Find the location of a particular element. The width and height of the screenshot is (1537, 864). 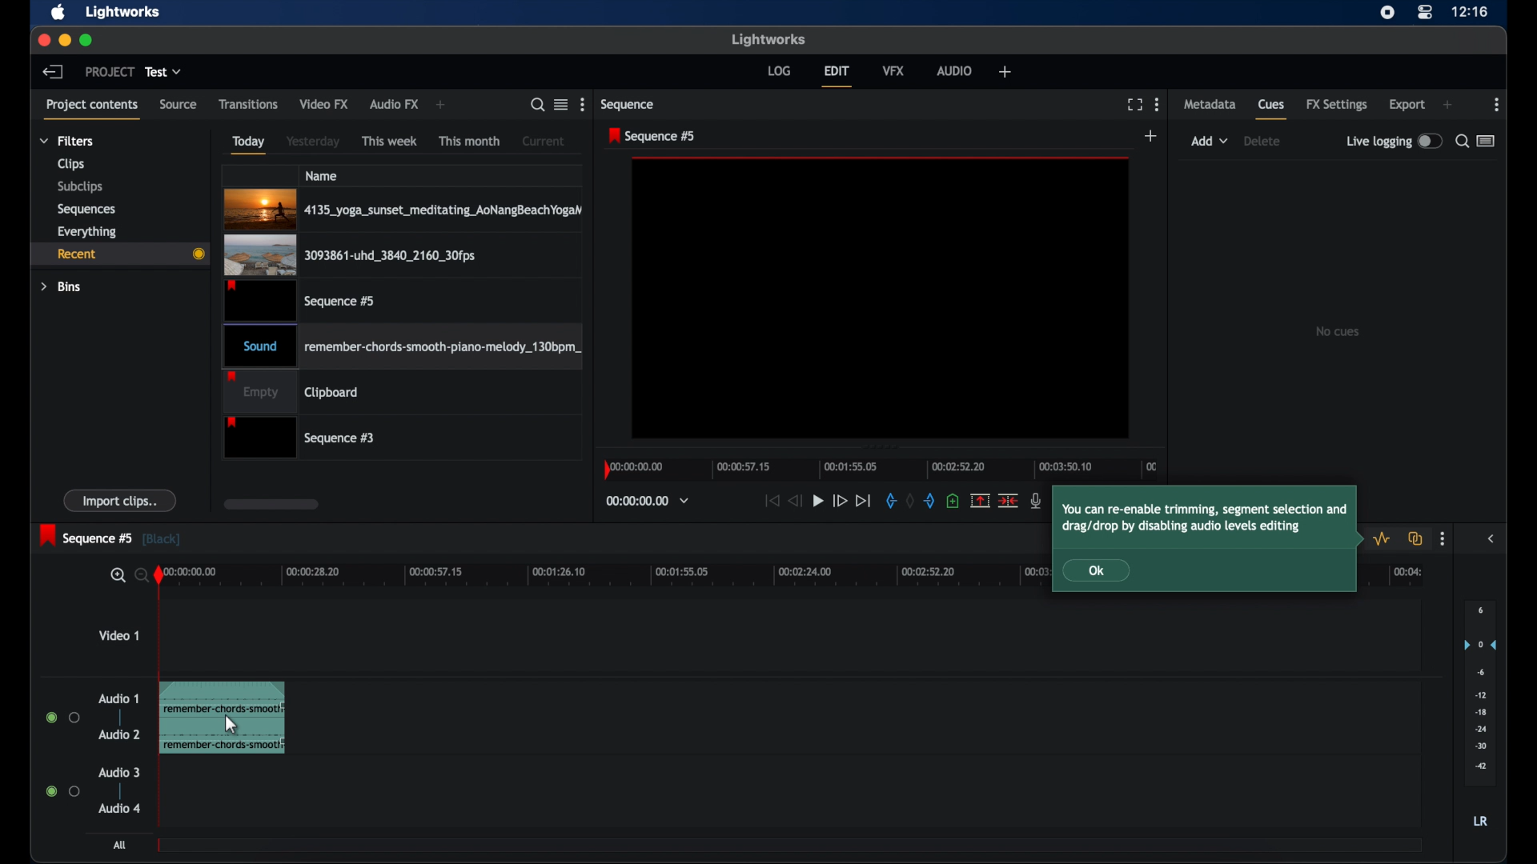

radio buttons is located at coordinates (63, 718).